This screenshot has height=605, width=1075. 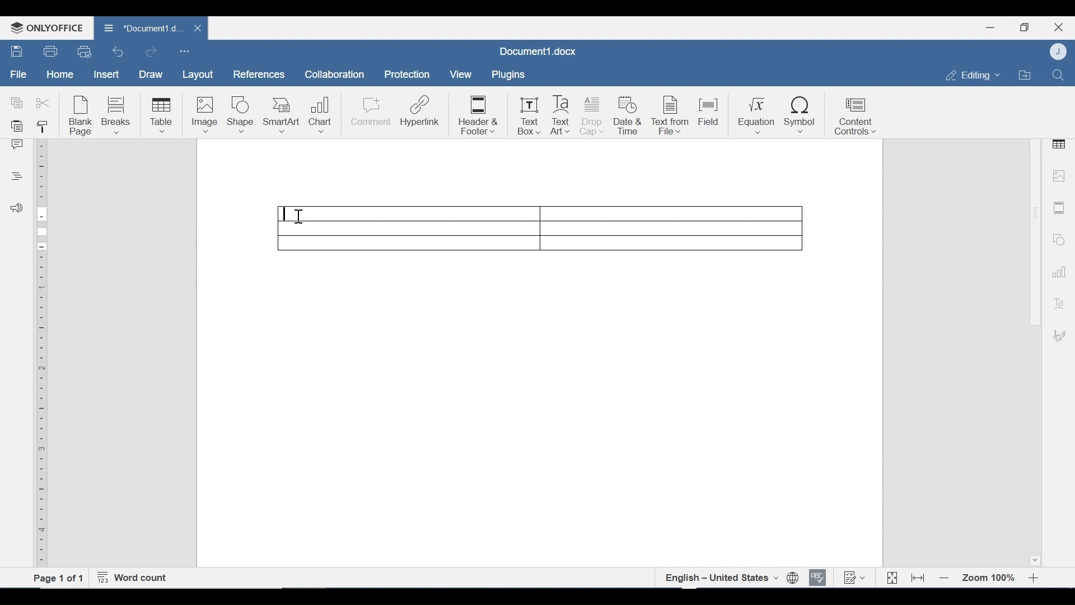 What do you see at coordinates (1034, 212) in the screenshot?
I see `Scroll bar` at bounding box center [1034, 212].